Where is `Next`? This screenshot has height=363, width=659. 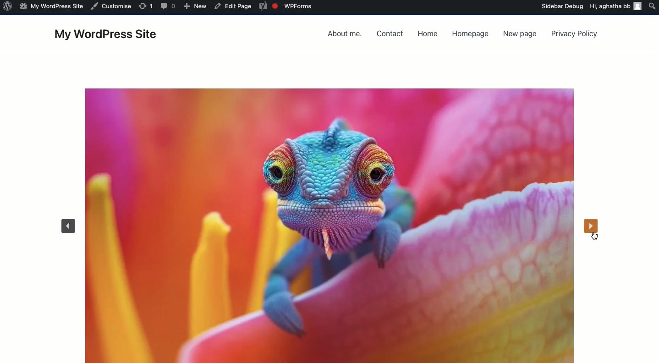 Next is located at coordinates (593, 228).